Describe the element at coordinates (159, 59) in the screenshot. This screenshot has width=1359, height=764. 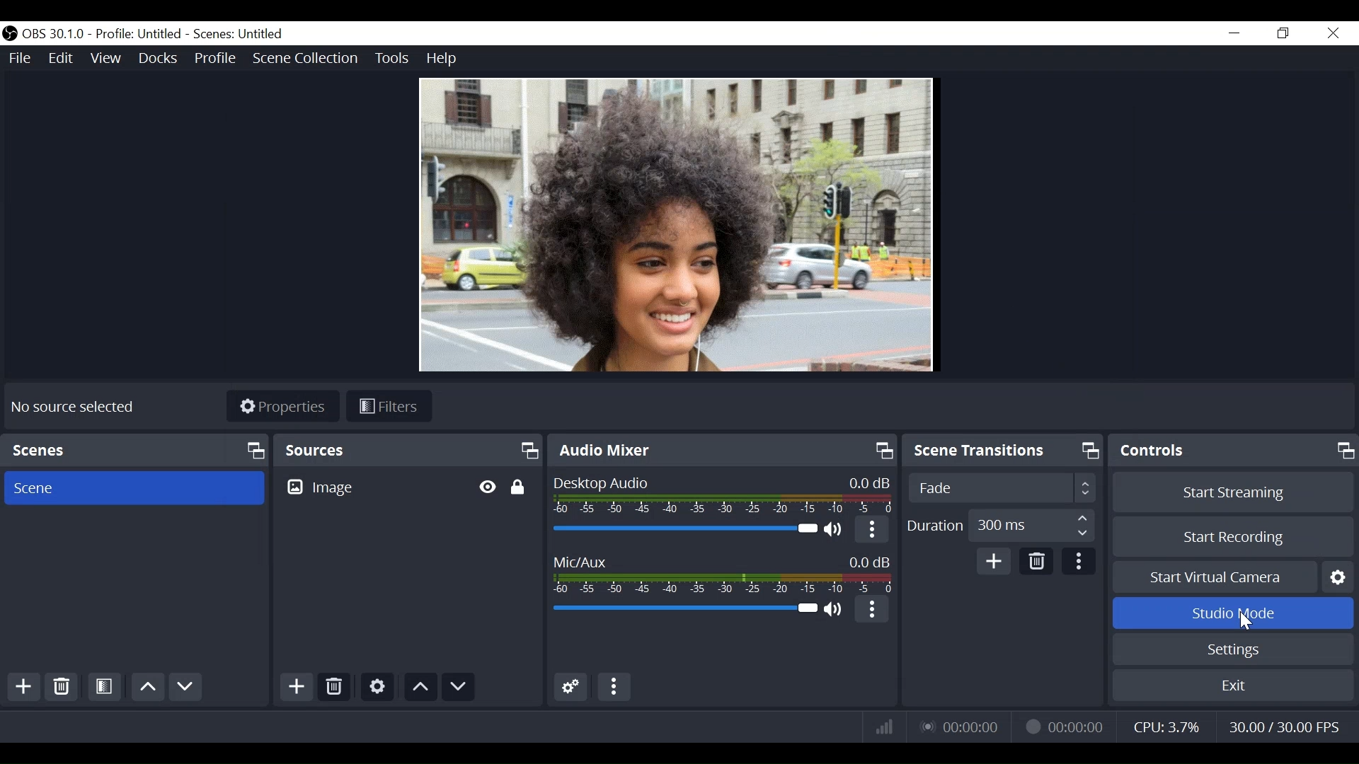
I see `Docks` at that location.